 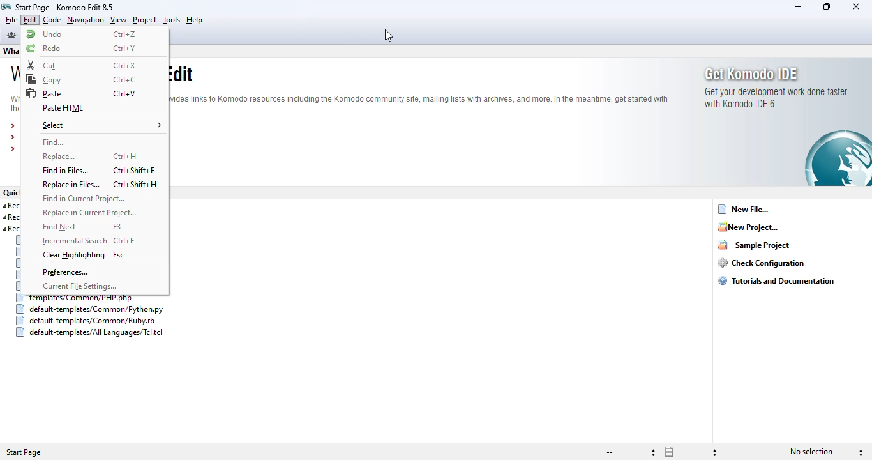 I want to click on redo, so click(x=44, y=49).